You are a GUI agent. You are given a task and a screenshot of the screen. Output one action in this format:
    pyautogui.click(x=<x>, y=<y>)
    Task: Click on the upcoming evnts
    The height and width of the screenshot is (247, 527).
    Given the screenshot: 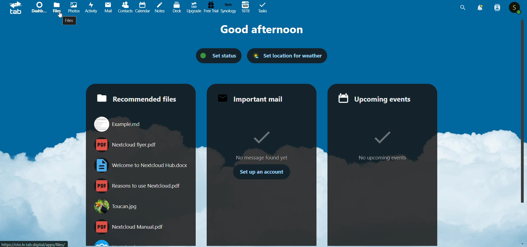 What is the action you would take?
    pyautogui.click(x=374, y=97)
    